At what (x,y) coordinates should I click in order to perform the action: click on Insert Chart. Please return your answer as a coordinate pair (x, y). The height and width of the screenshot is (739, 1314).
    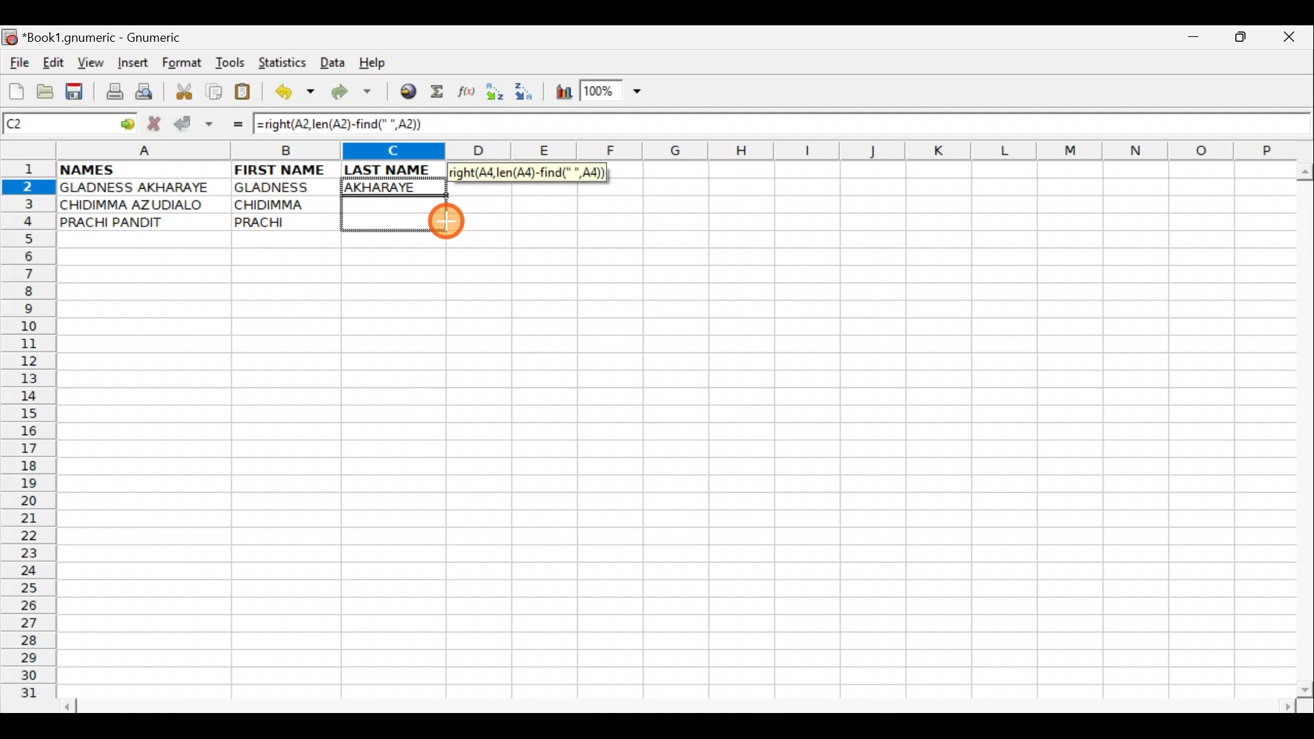
    Looking at the image, I should click on (560, 94).